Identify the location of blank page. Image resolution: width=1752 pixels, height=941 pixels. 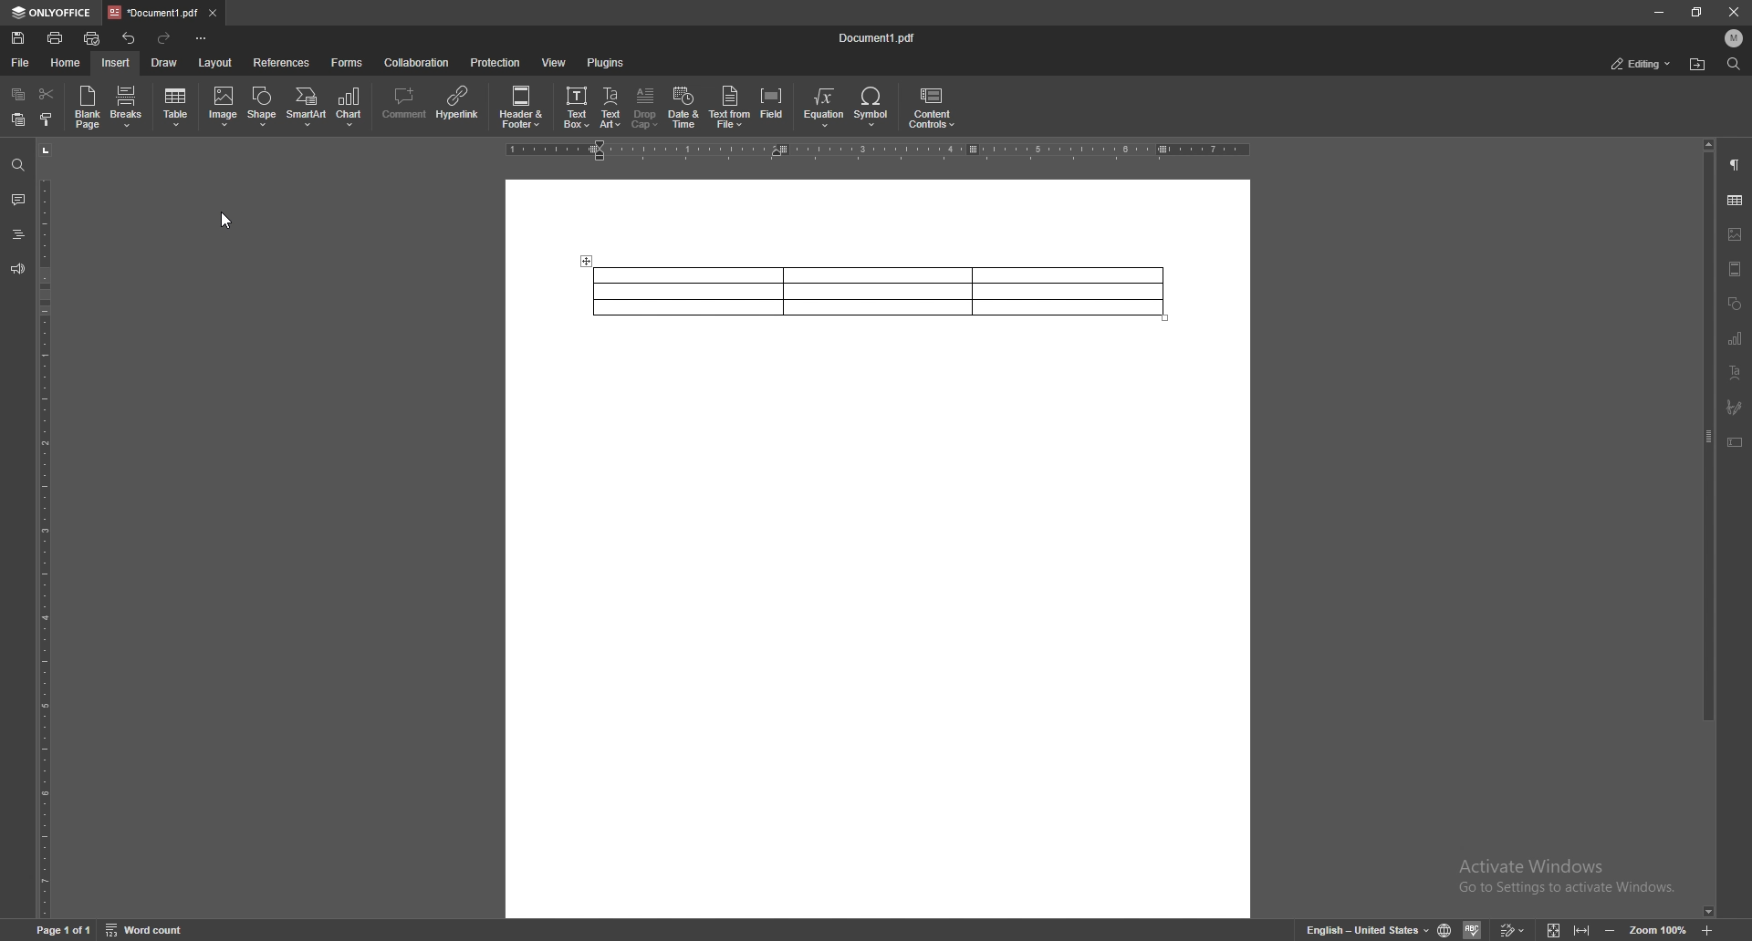
(88, 109).